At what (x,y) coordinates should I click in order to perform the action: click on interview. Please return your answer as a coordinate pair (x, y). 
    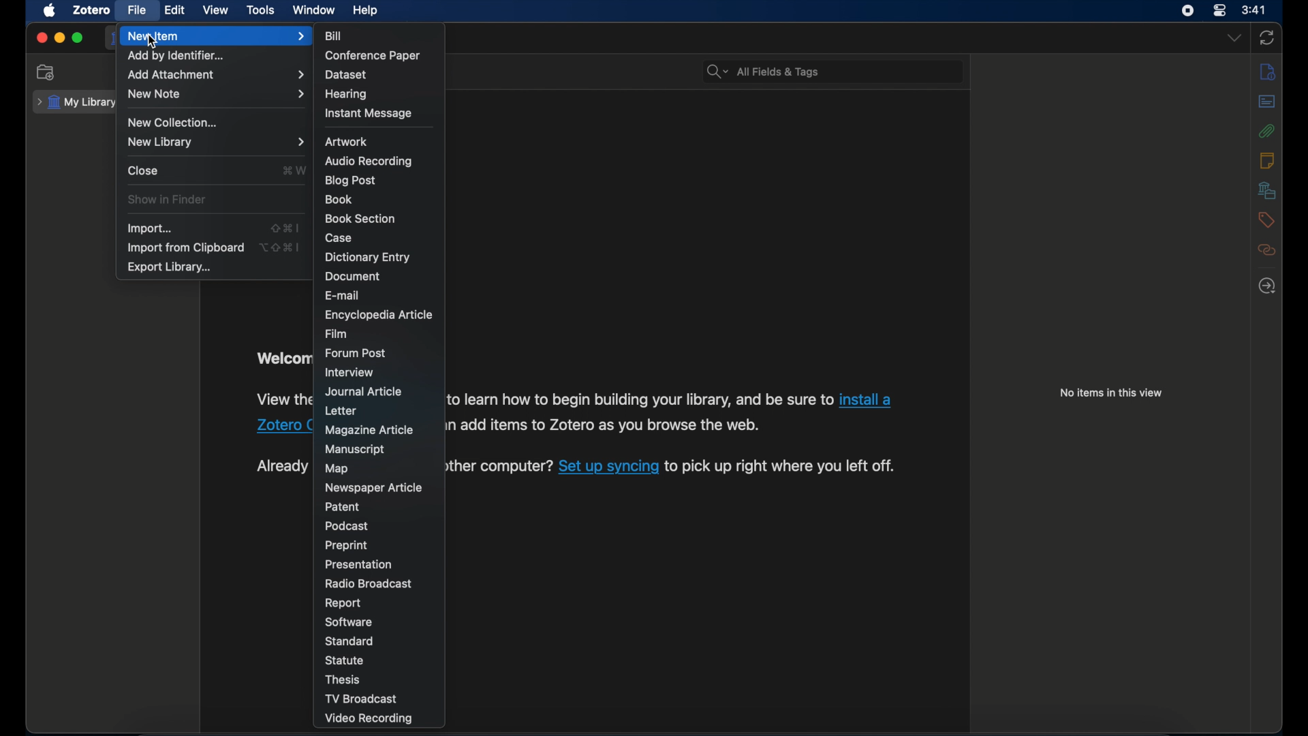
    Looking at the image, I should click on (349, 372).